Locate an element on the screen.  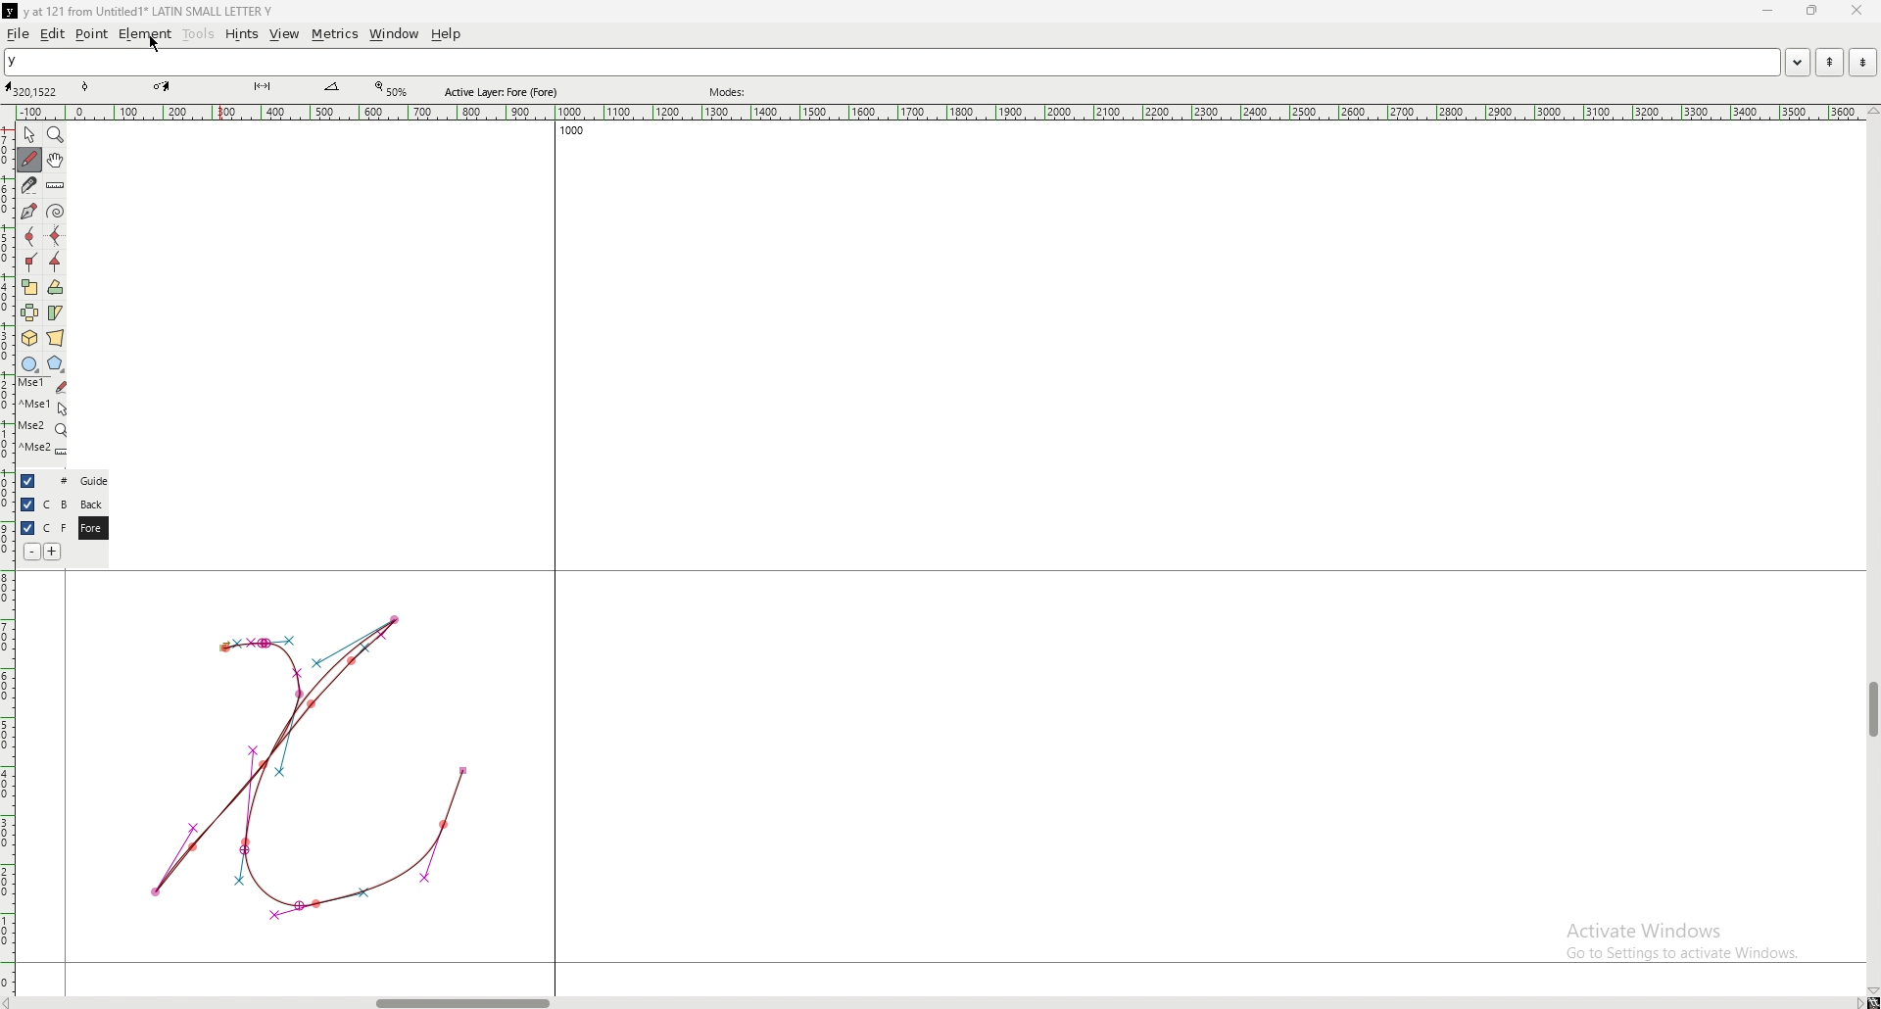
add a tangent point is located at coordinates (56, 263).